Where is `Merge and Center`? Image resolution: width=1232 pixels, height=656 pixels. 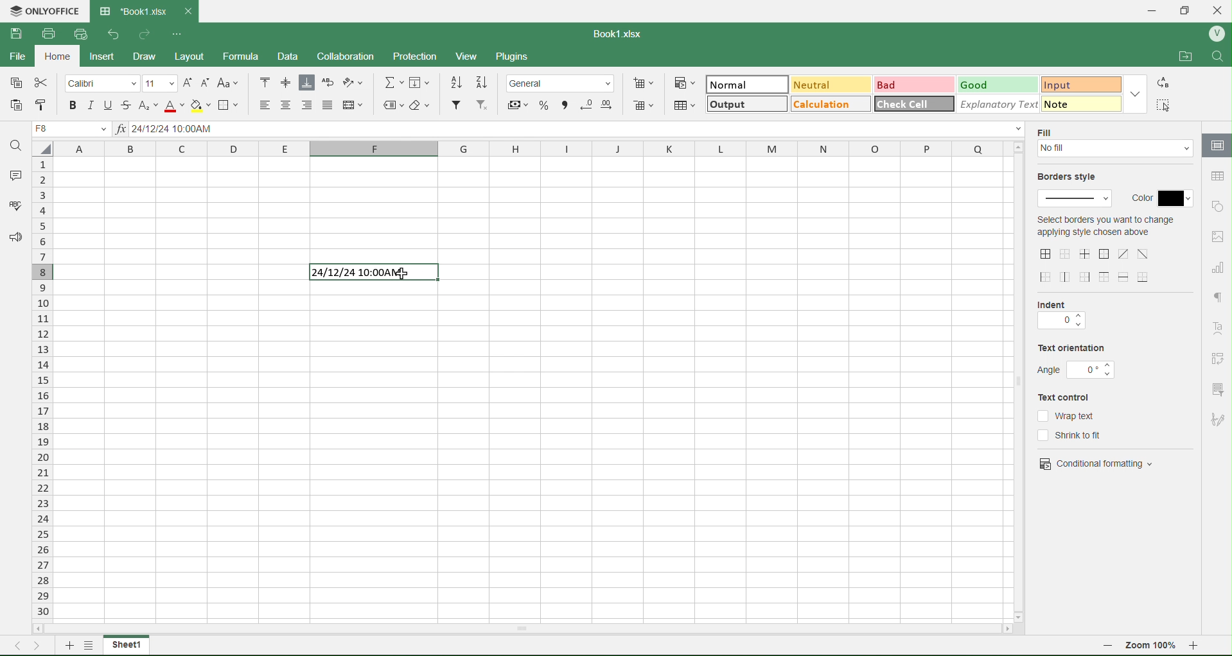 Merge and Center is located at coordinates (355, 104).